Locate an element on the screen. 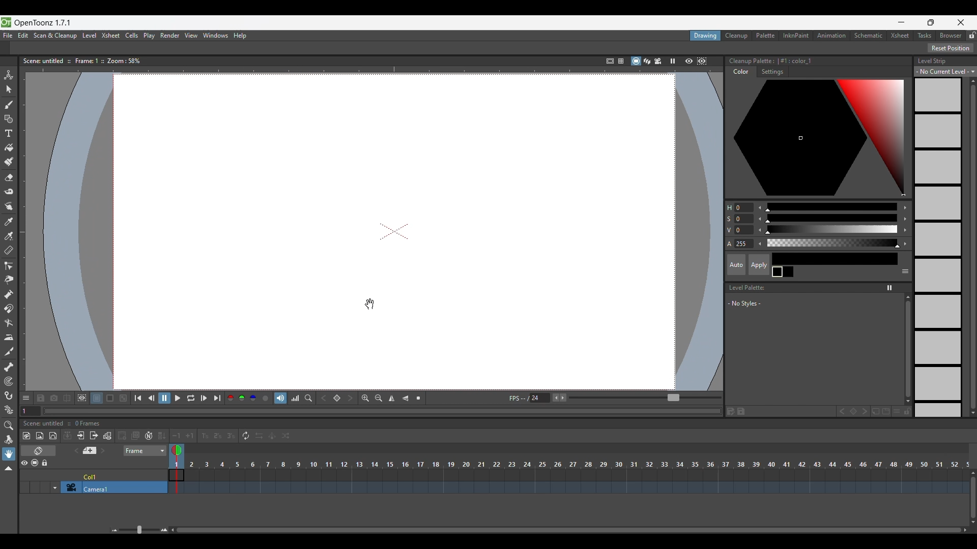 This screenshot has width=977, height=549. Frame sheet options is located at coordinates (145, 451).